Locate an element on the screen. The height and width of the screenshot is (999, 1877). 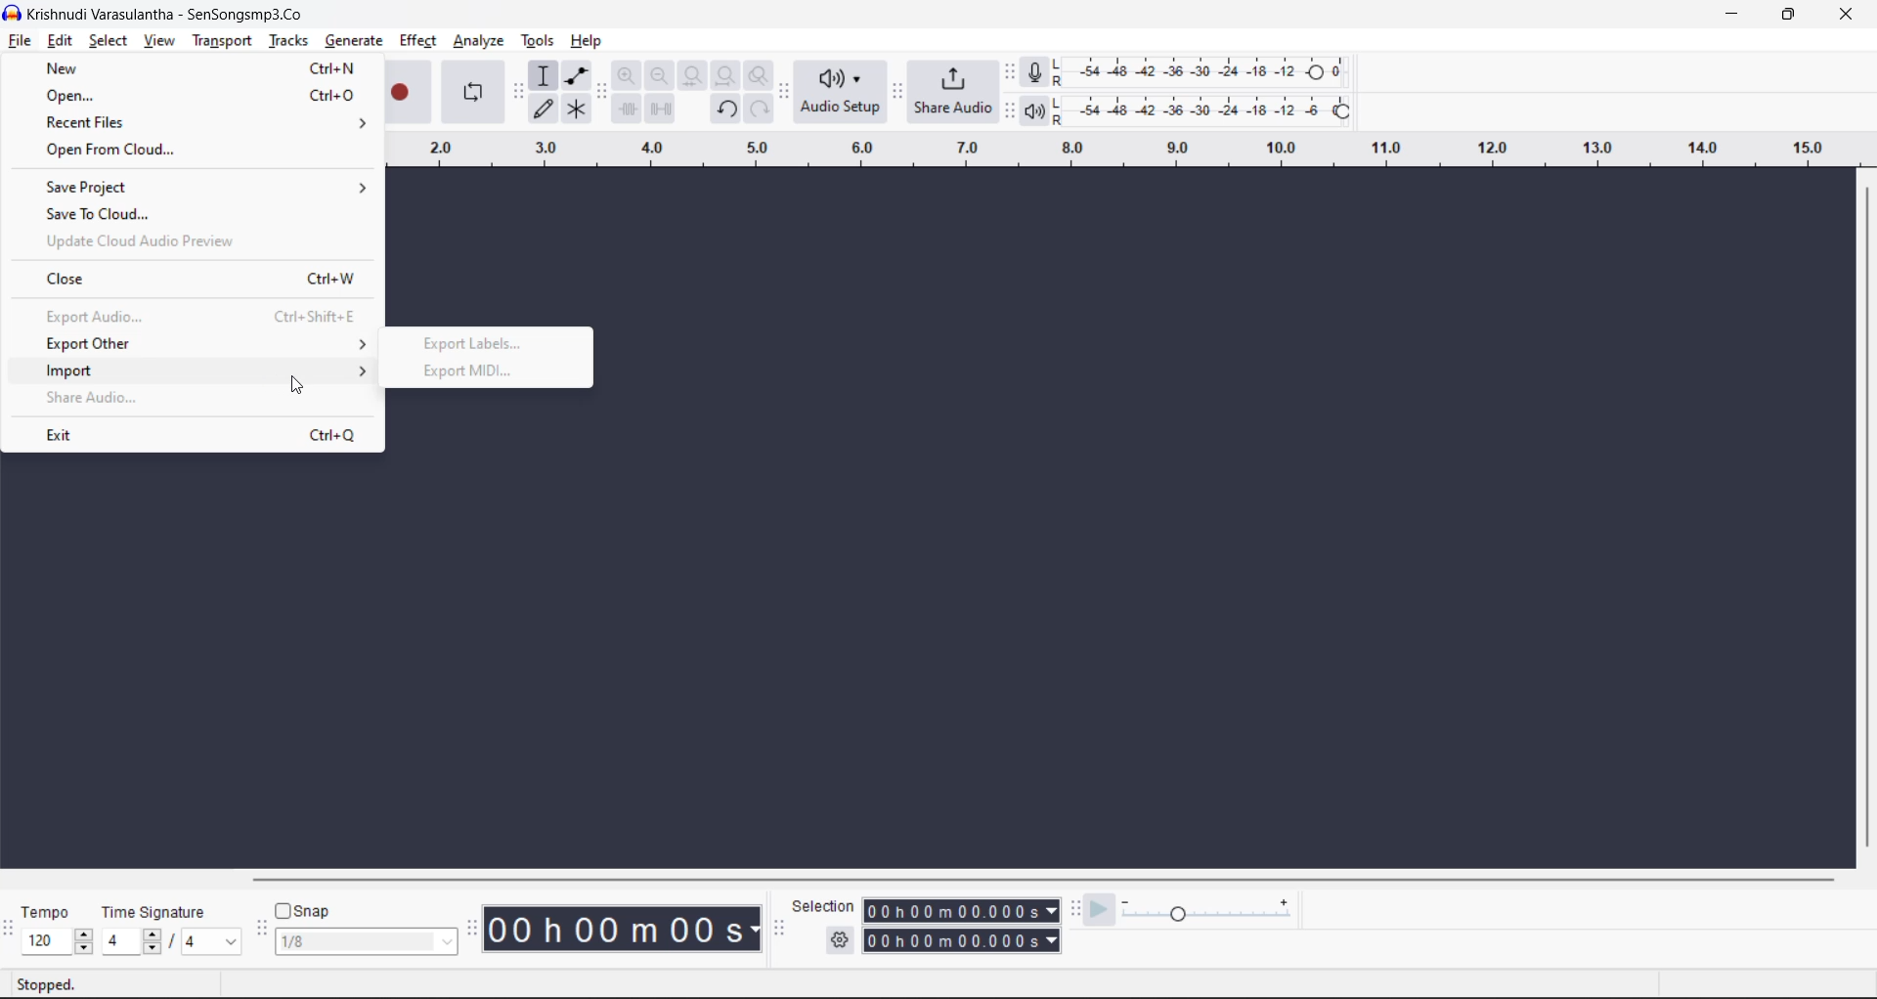
save project is located at coordinates (201, 187).